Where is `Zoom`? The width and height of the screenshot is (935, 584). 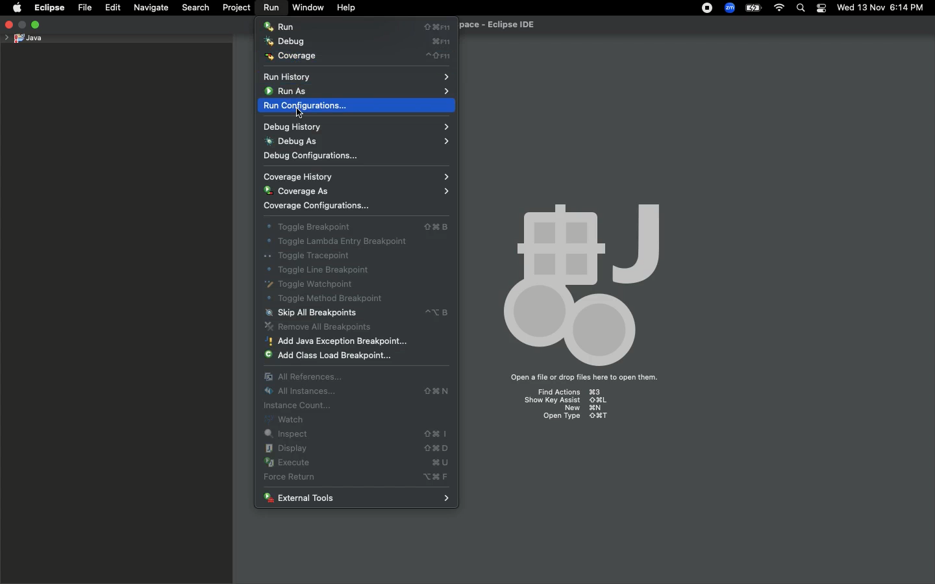
Zoom is located at coordinates (728, 9).